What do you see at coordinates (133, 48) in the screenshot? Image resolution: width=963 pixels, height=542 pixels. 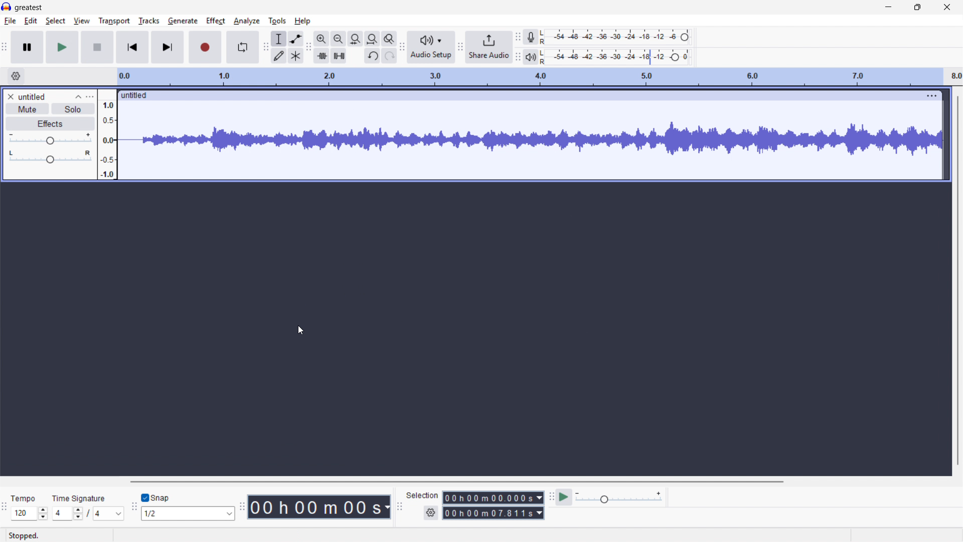 I see `skip to start` at bounding box center [133, 48].